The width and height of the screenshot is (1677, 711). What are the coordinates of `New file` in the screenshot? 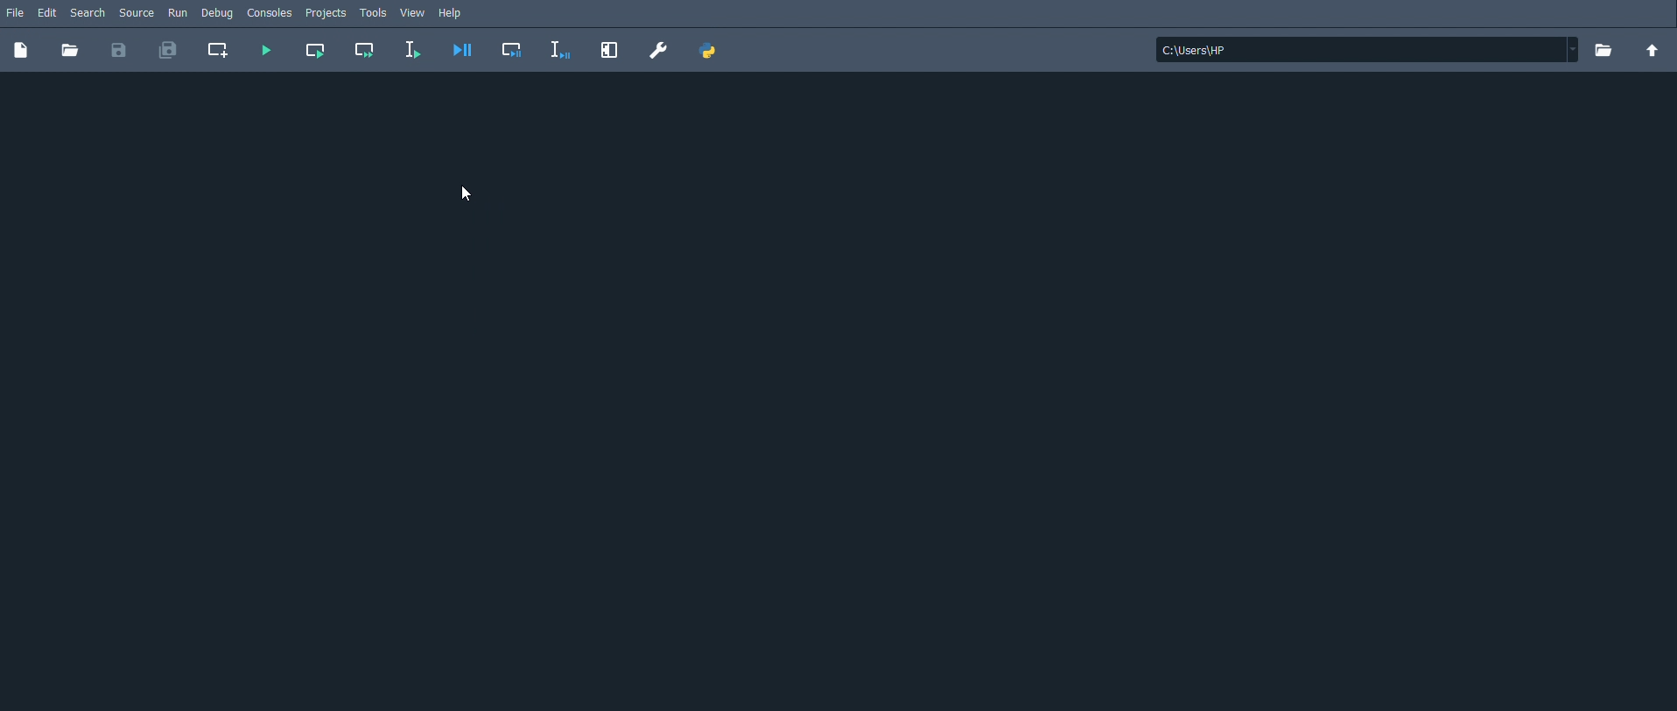 It's located at (20, 51).